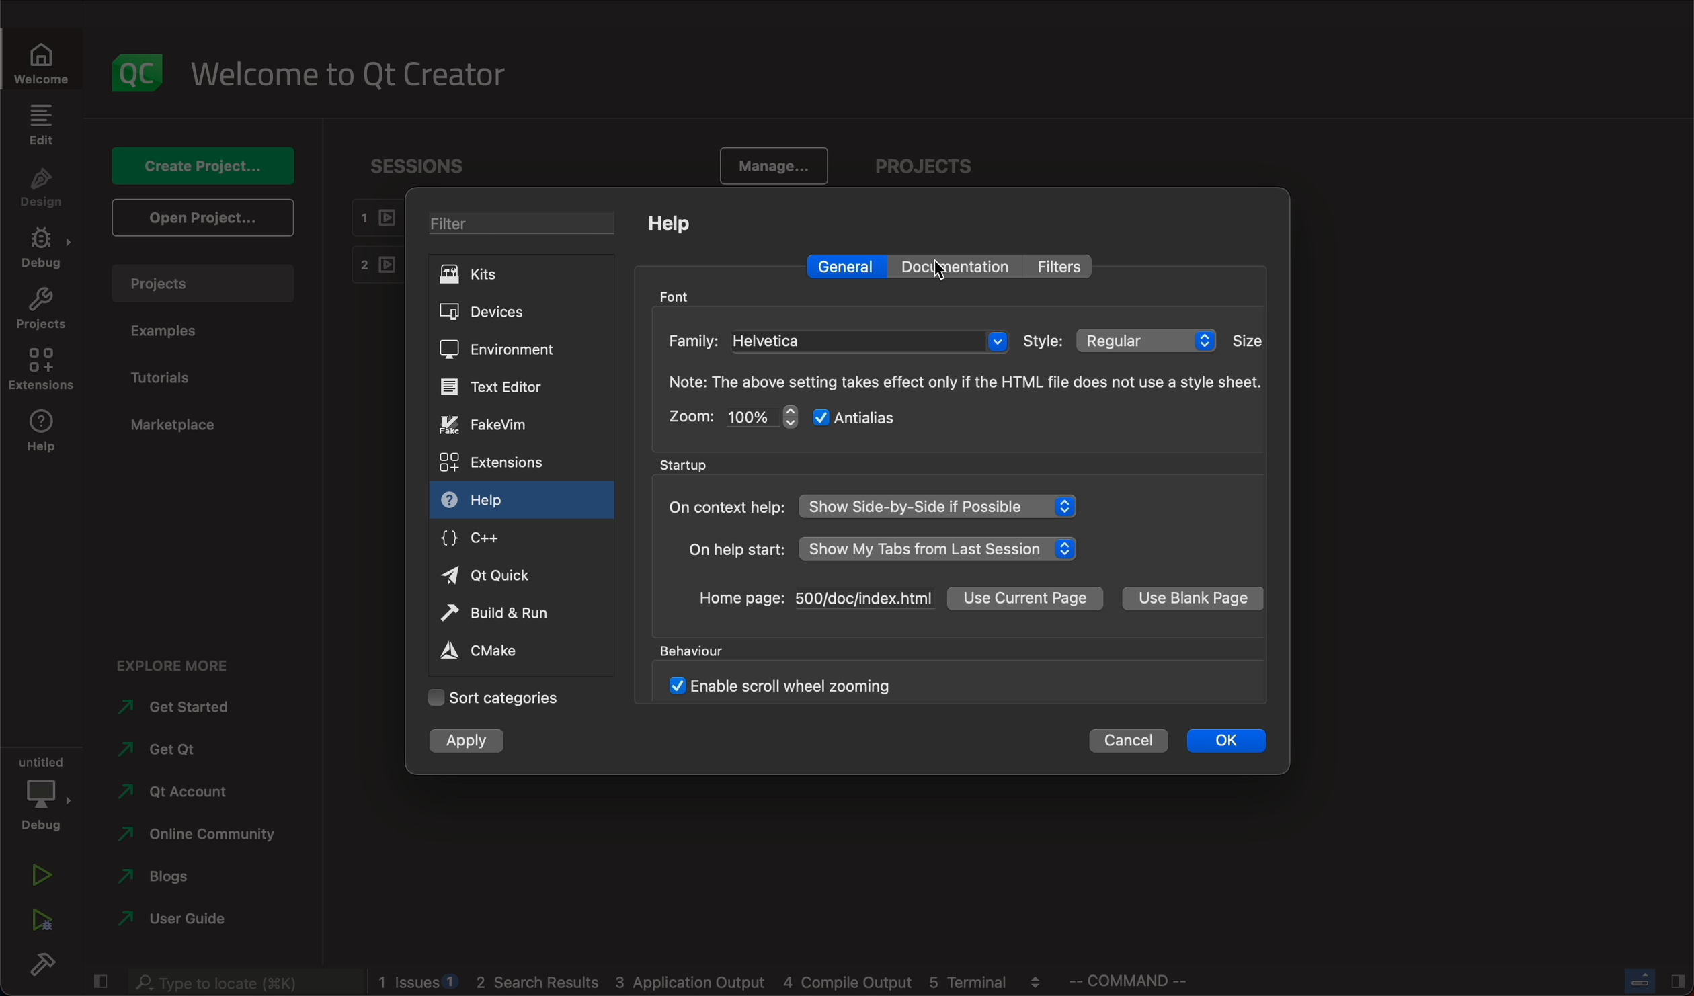 The height and width of the screenshot is (996, 1694). What do you see at coordinates (672, 226) in the screenshot?
I see `help` at bounding box center [672, 226].